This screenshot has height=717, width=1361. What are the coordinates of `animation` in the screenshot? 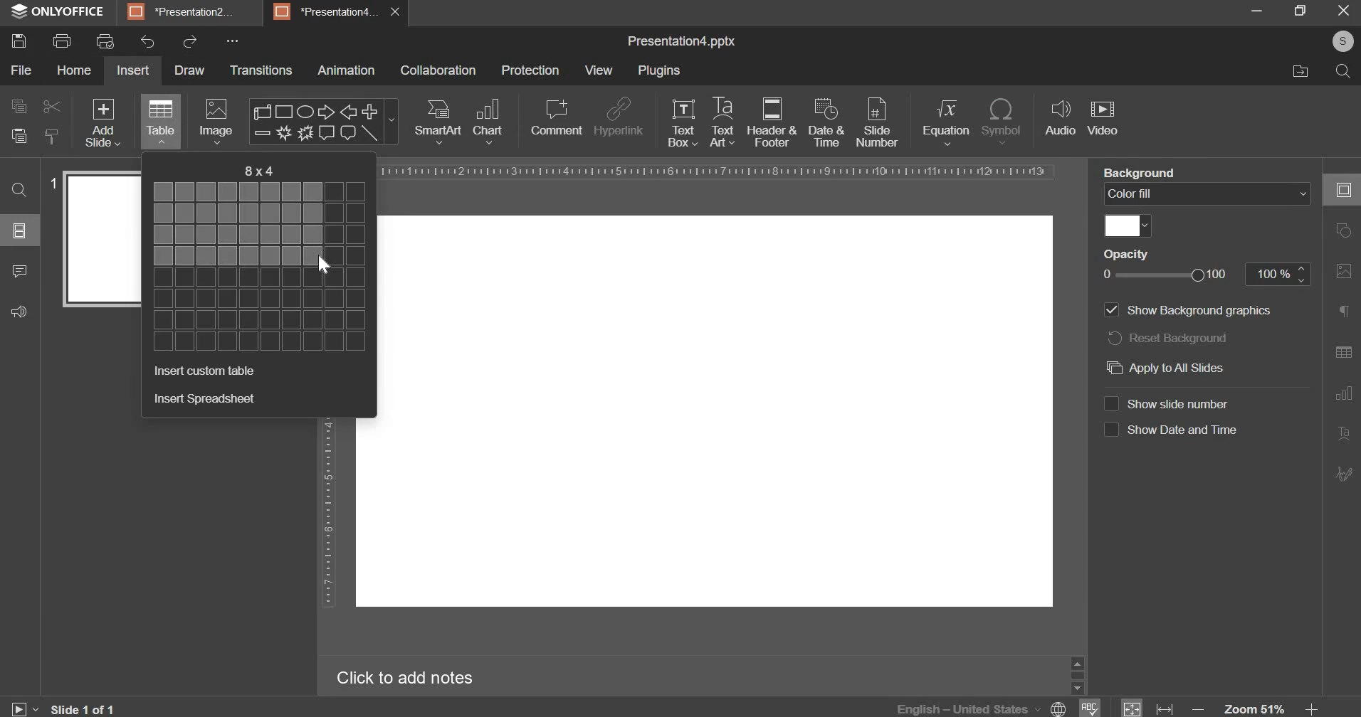 It's located at (347, 70).